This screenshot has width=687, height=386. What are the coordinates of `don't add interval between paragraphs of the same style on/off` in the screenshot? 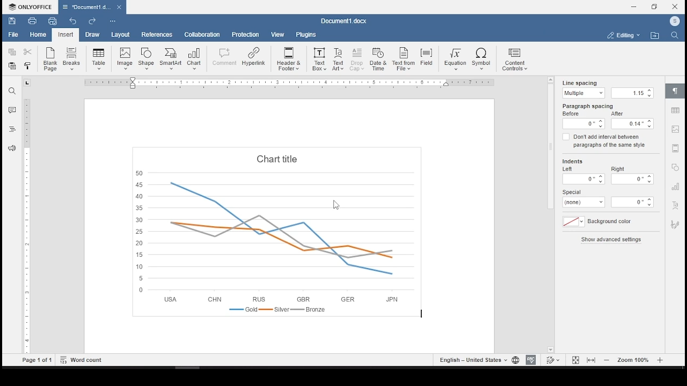 It's located at (605, 141).